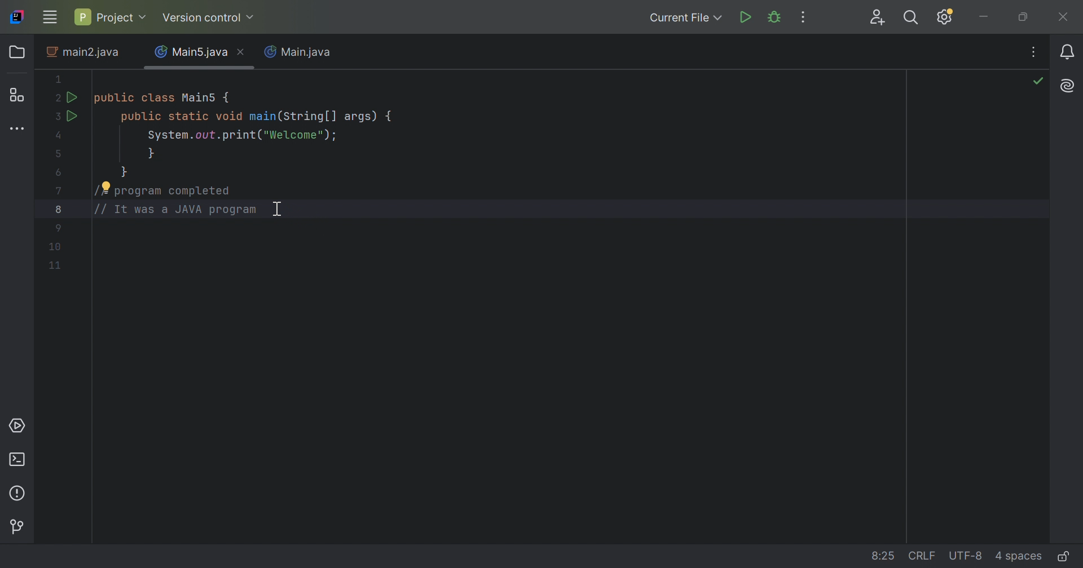 Image resolution: width=1083 pixels, height=568 pixels. I want to click on Edit or read-only, so click(1067, 556).